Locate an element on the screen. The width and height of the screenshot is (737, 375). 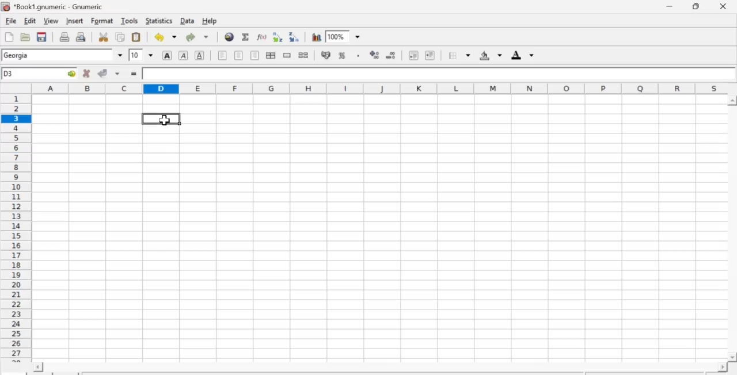
Underground is located at coordinates (199, 55).